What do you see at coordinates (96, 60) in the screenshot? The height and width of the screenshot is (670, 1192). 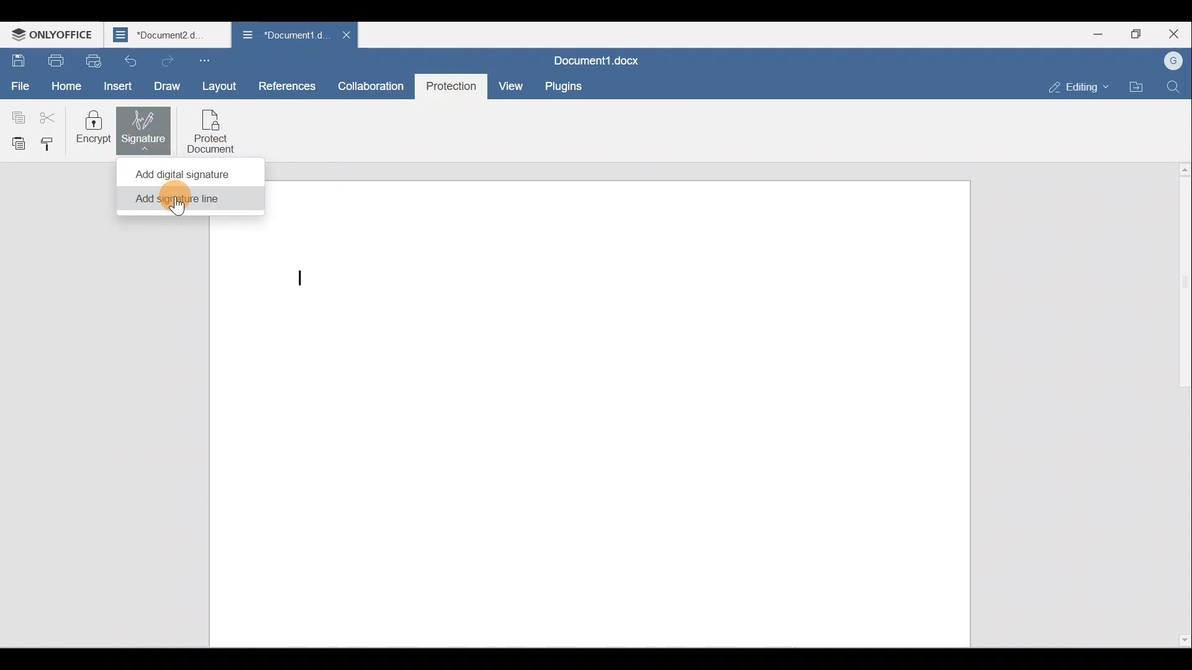 I see `Quick print` at bounding box center [96, 60].